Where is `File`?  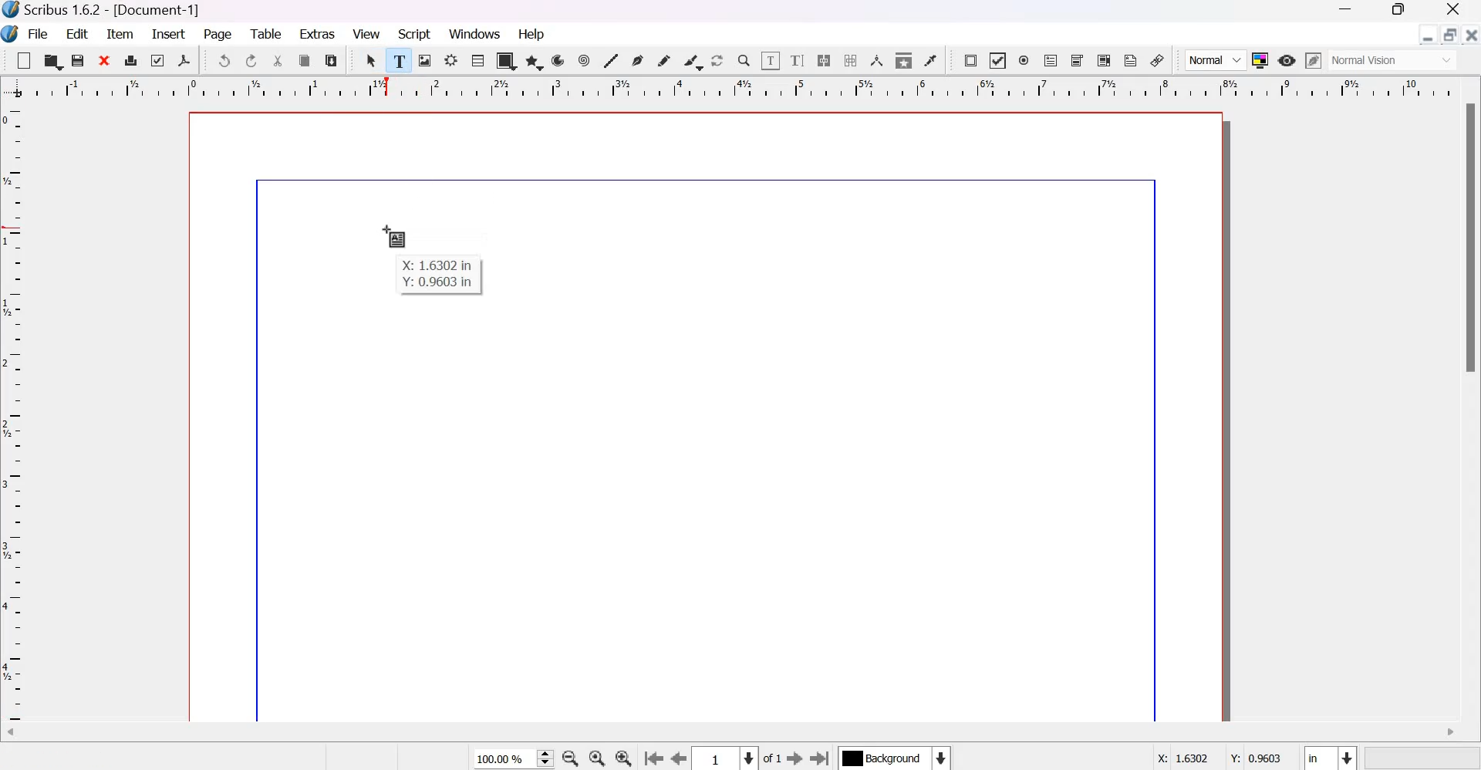
File is located at coordinates (36, 35).